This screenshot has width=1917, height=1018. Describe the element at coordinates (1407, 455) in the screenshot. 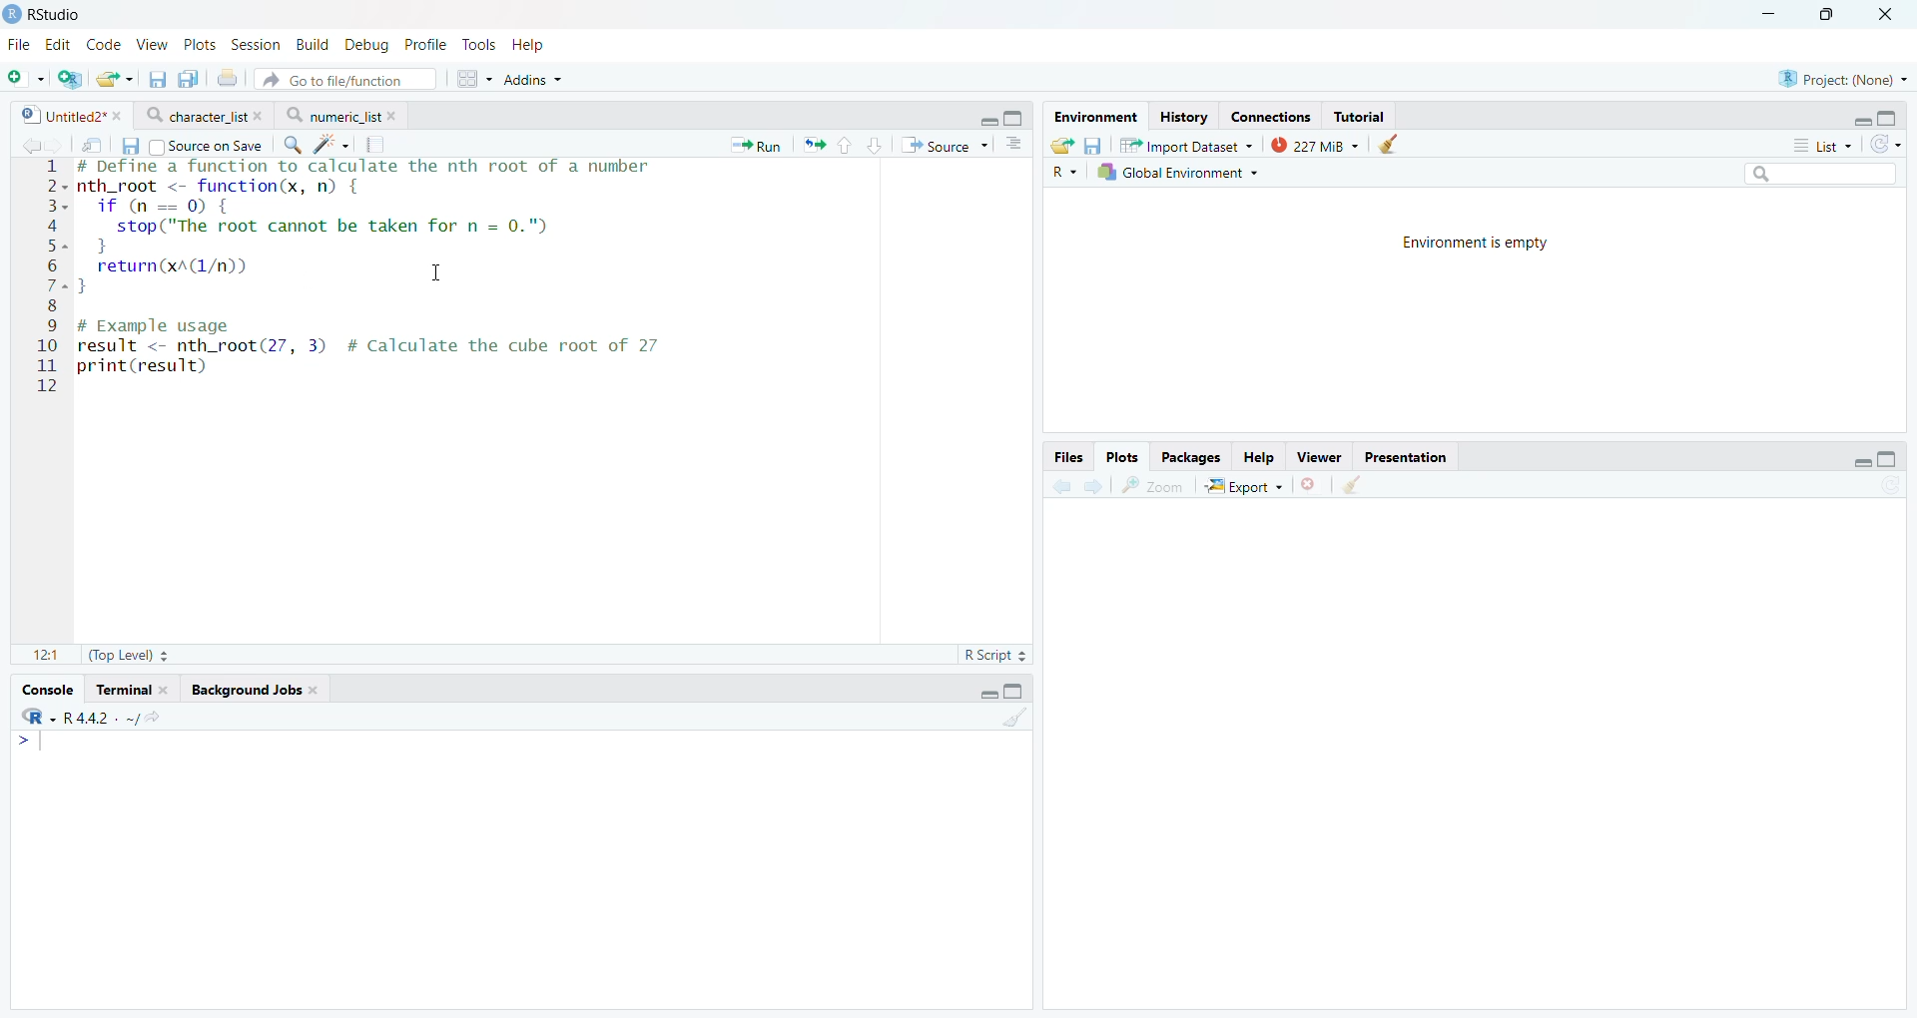

I see `Presentation` at that location.